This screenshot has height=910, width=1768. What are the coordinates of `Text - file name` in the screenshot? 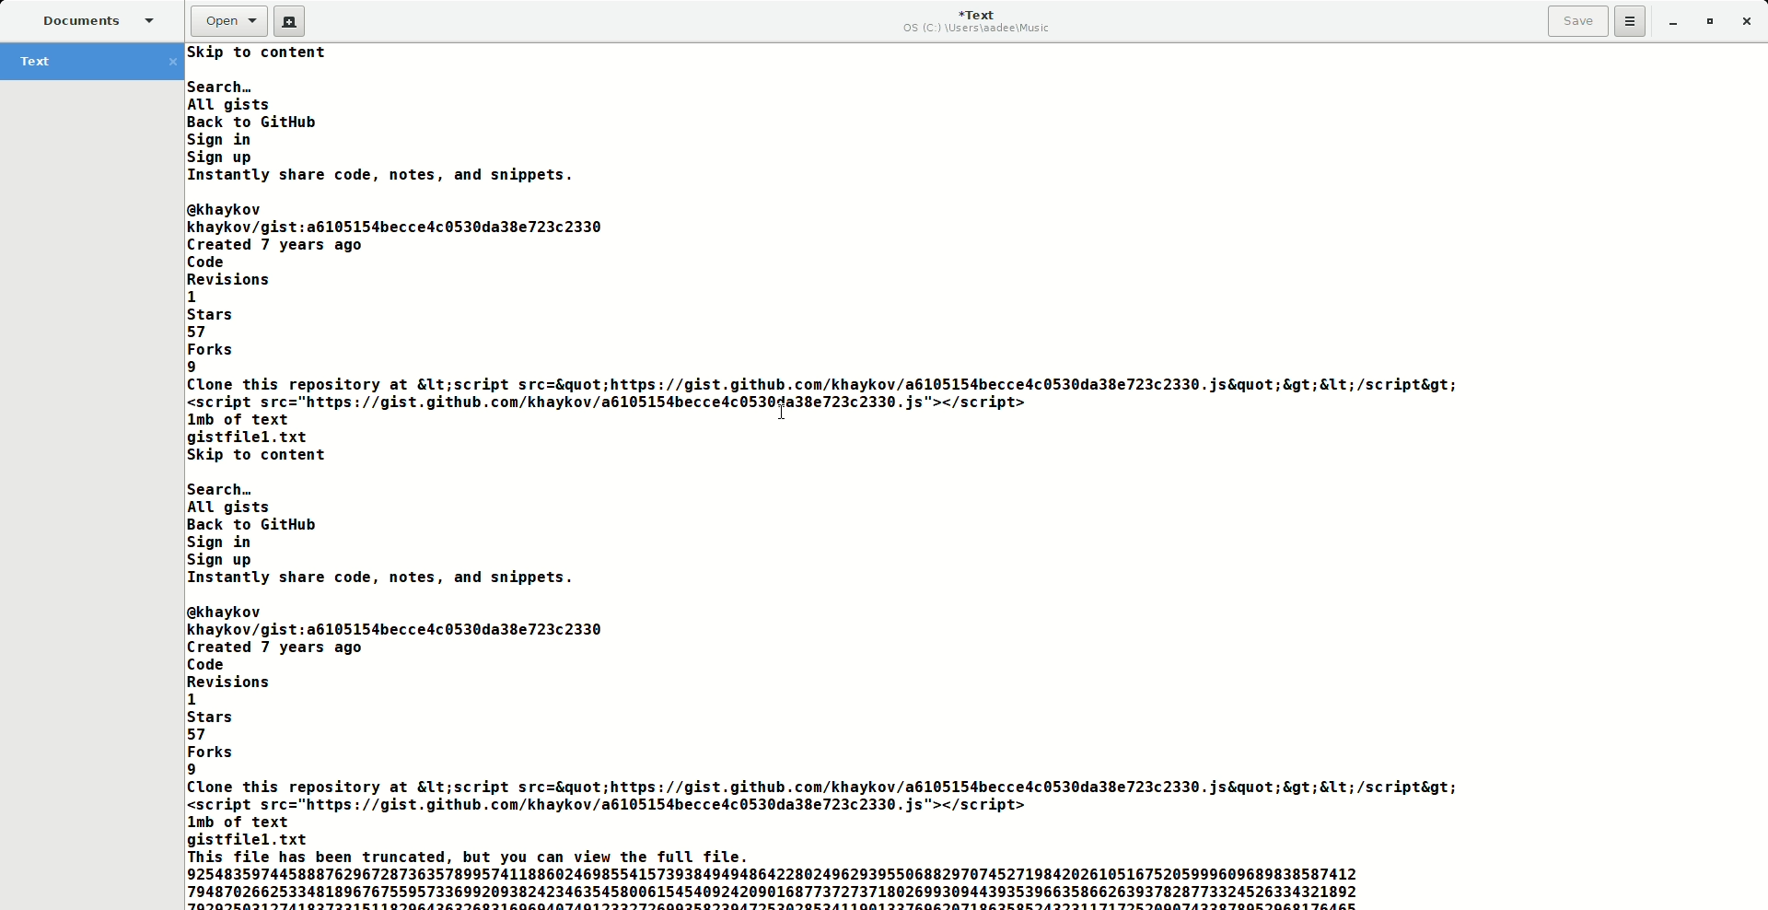 It's located at (93, 61).